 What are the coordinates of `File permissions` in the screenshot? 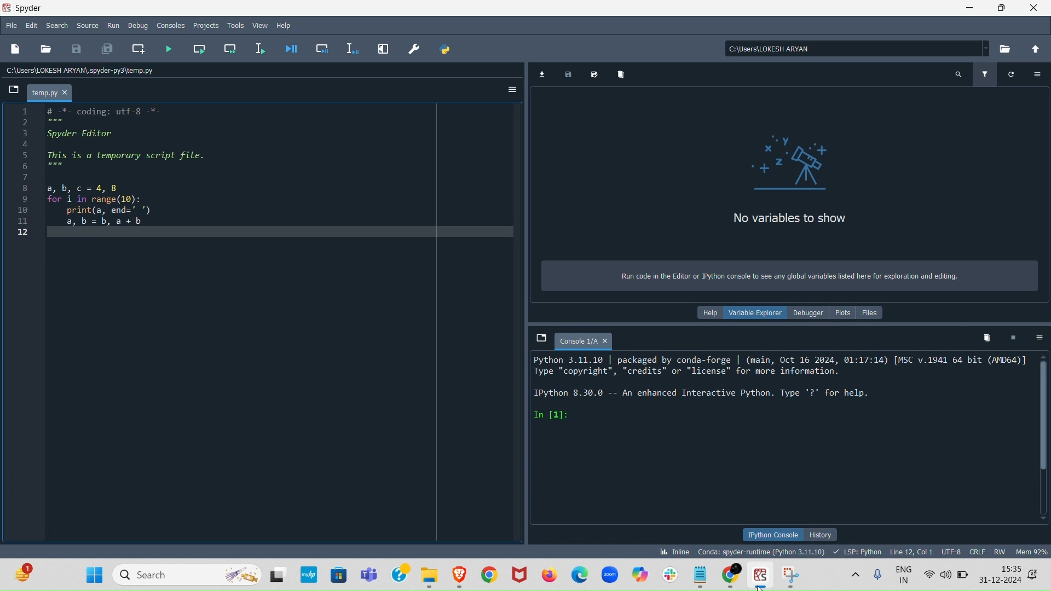 It's located at (1001, 549).